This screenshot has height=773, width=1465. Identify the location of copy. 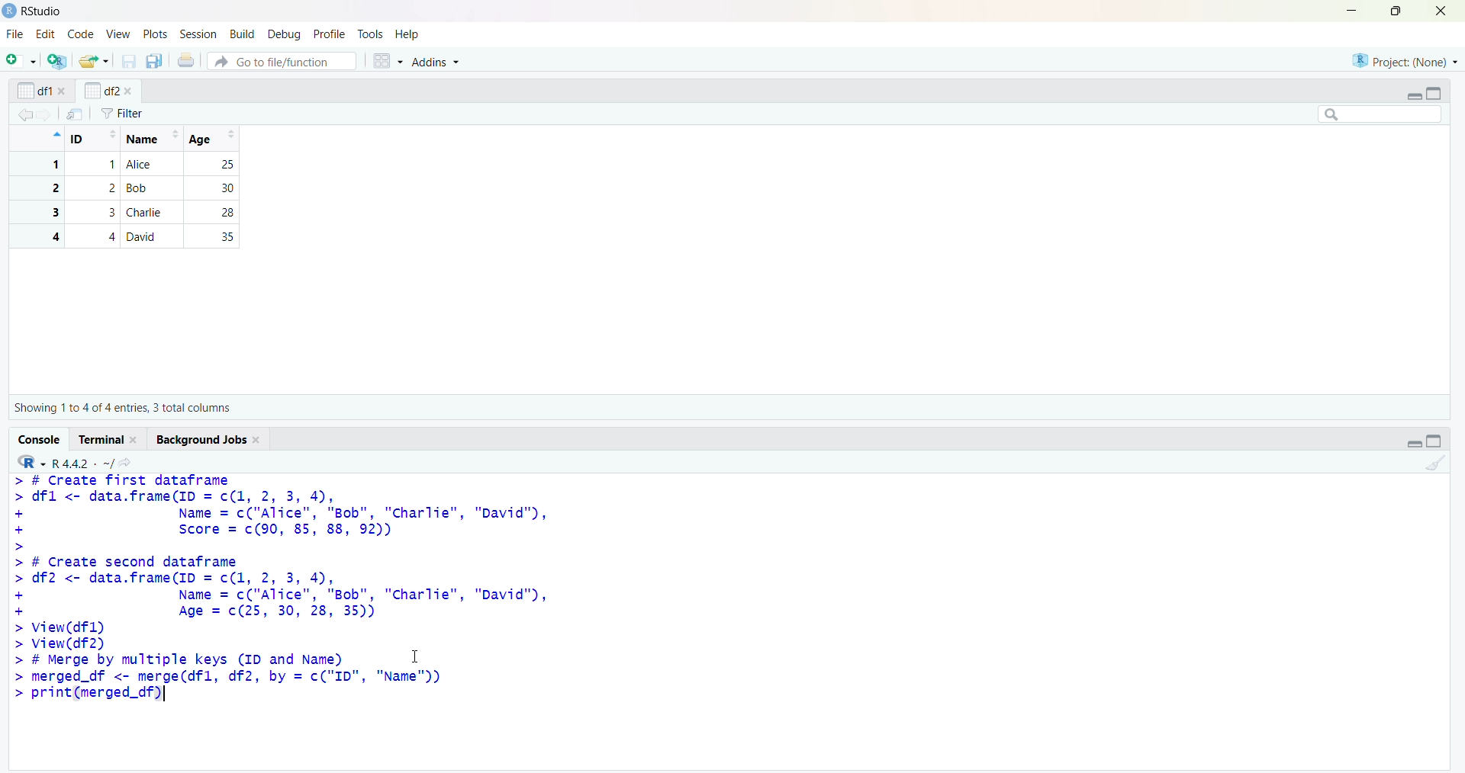
(154, 61).